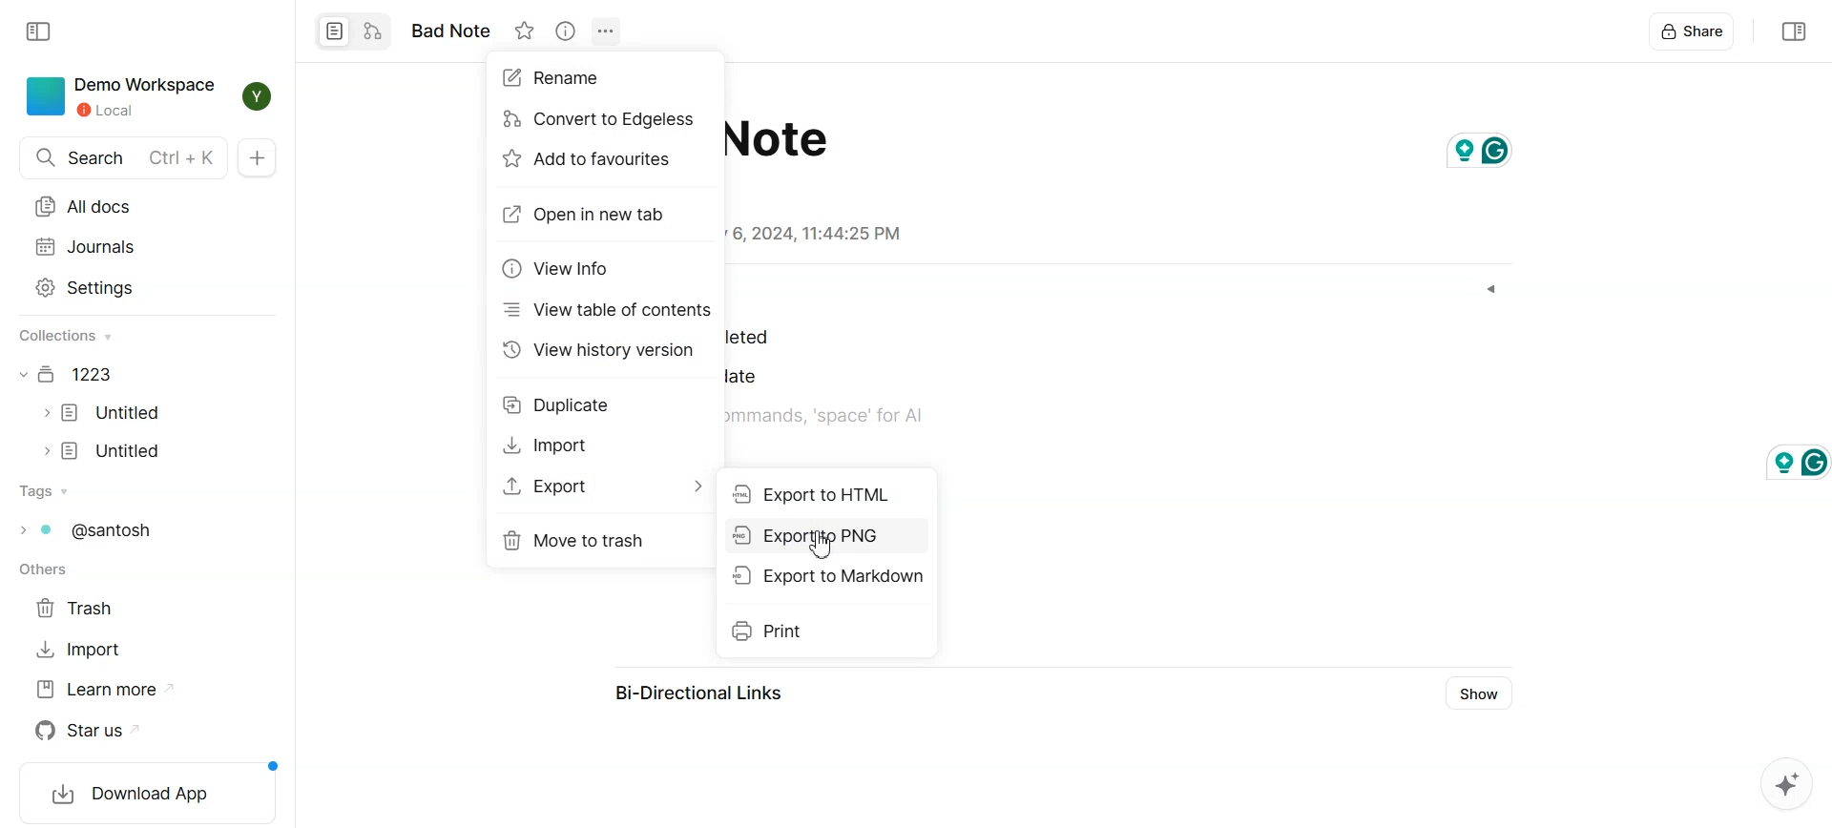  I want to click on grammarly, so click(1480, 146).